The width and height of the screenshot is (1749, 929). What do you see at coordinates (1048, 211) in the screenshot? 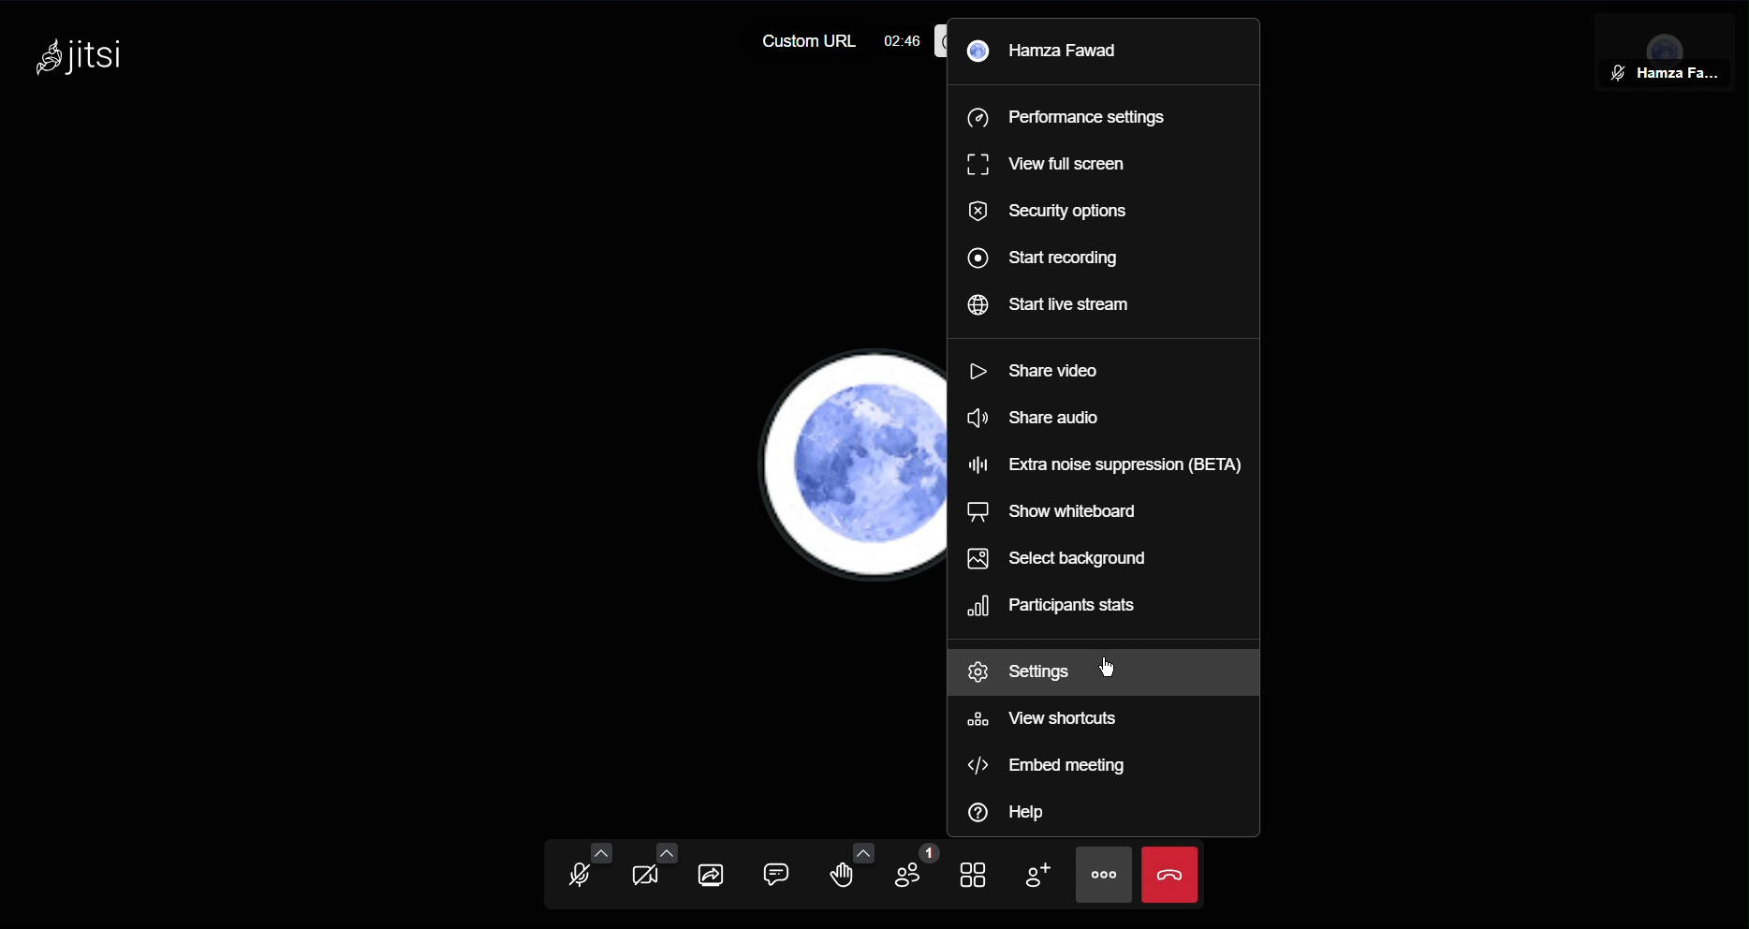
I see `Security` at bounding box center [1048, 211].